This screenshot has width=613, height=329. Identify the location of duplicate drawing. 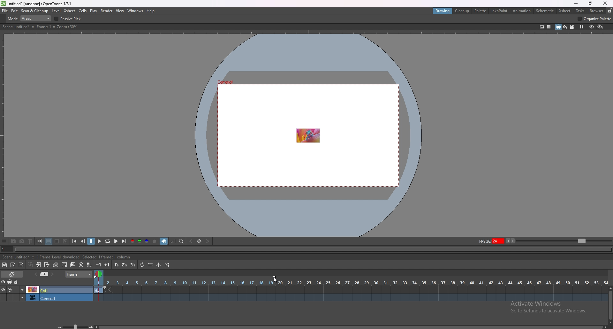
(73, 265).